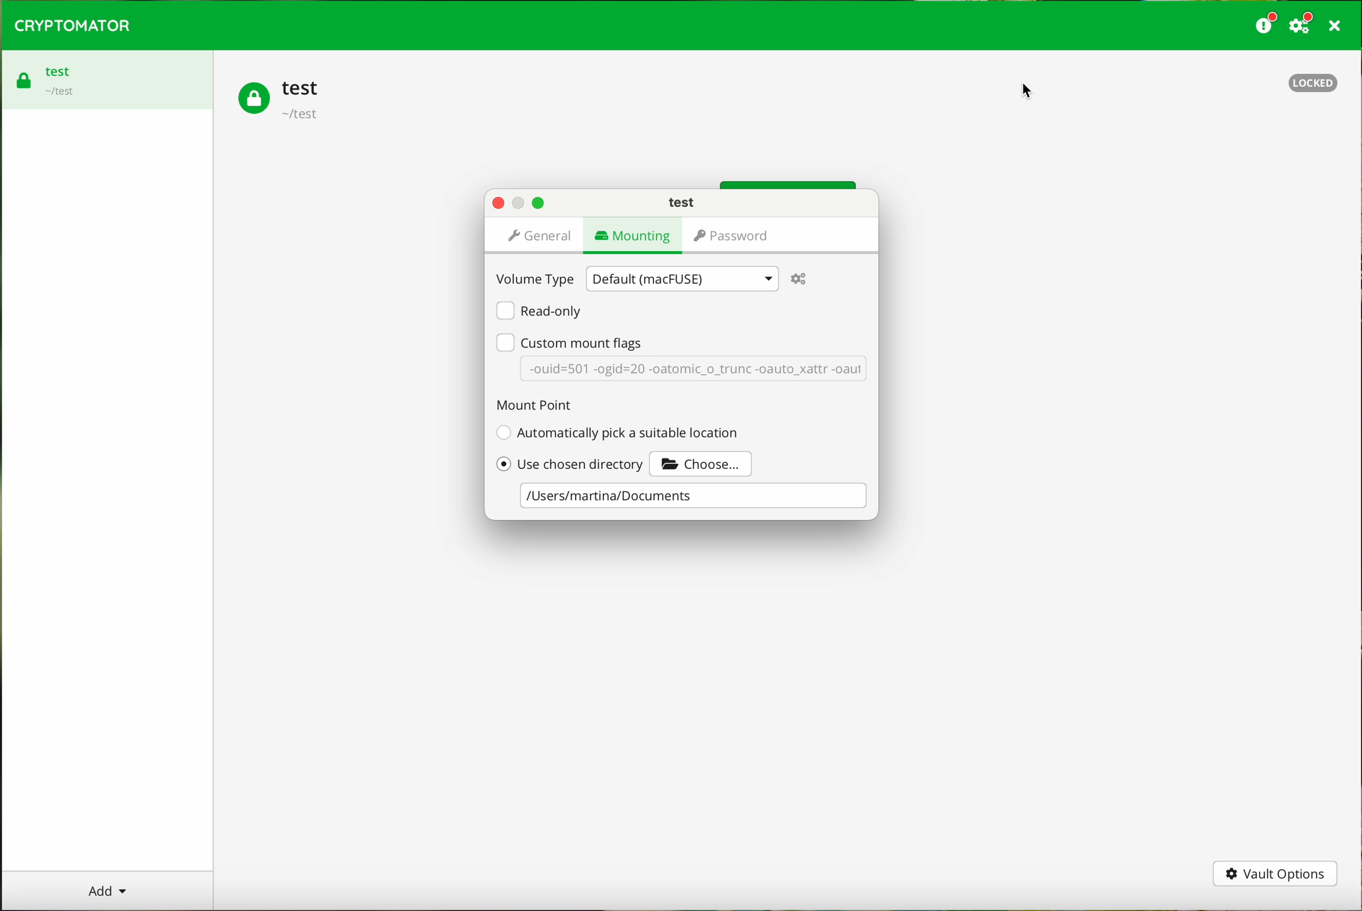 Image resolution: width=1362 pixels, height=911 pixels. What do you see at coordinates (728, 236) in the screenshot?
I see `password` at bounding box center [728, 236].